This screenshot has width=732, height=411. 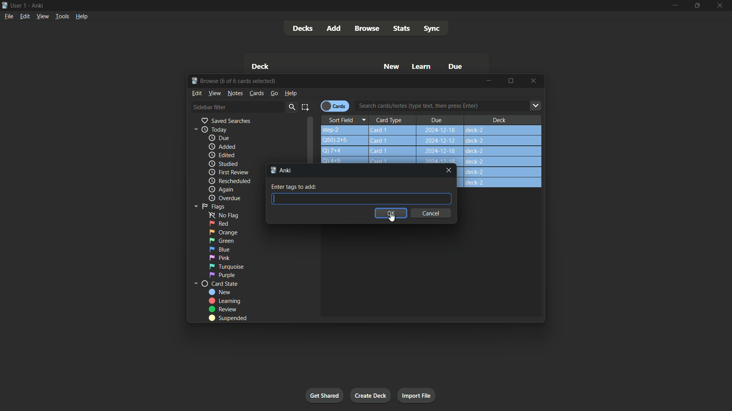 I want to click on Learn, so click(x=422, y=67).